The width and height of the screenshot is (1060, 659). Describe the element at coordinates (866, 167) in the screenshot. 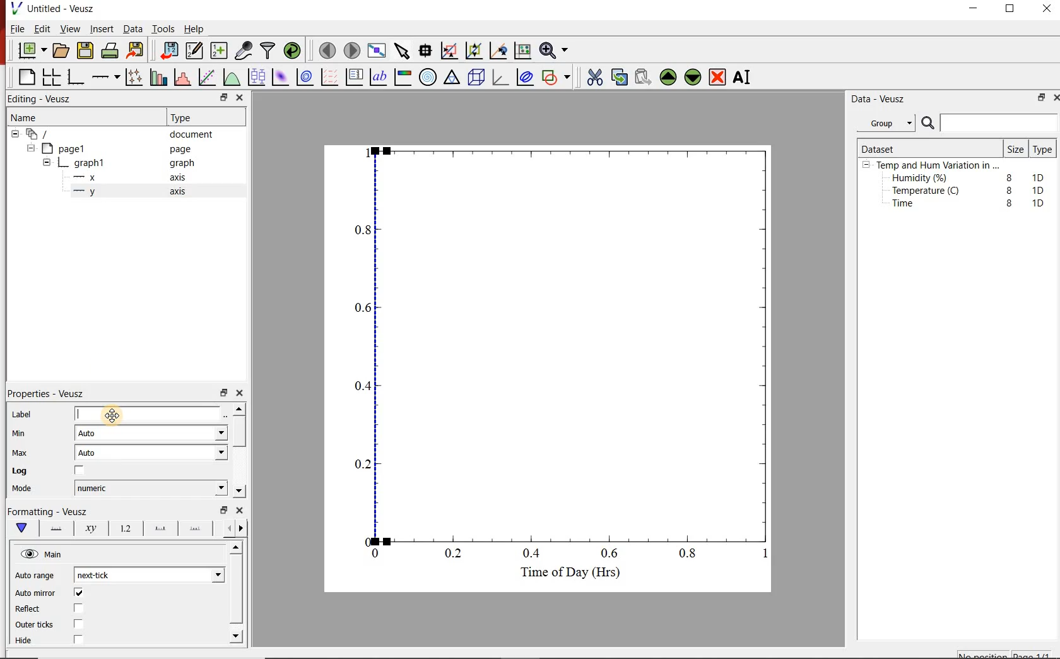

I see `hide sub menu` at that location.